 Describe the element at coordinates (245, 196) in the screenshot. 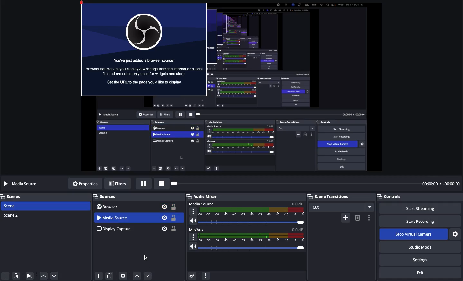

I see `Audio mixer` at that location.